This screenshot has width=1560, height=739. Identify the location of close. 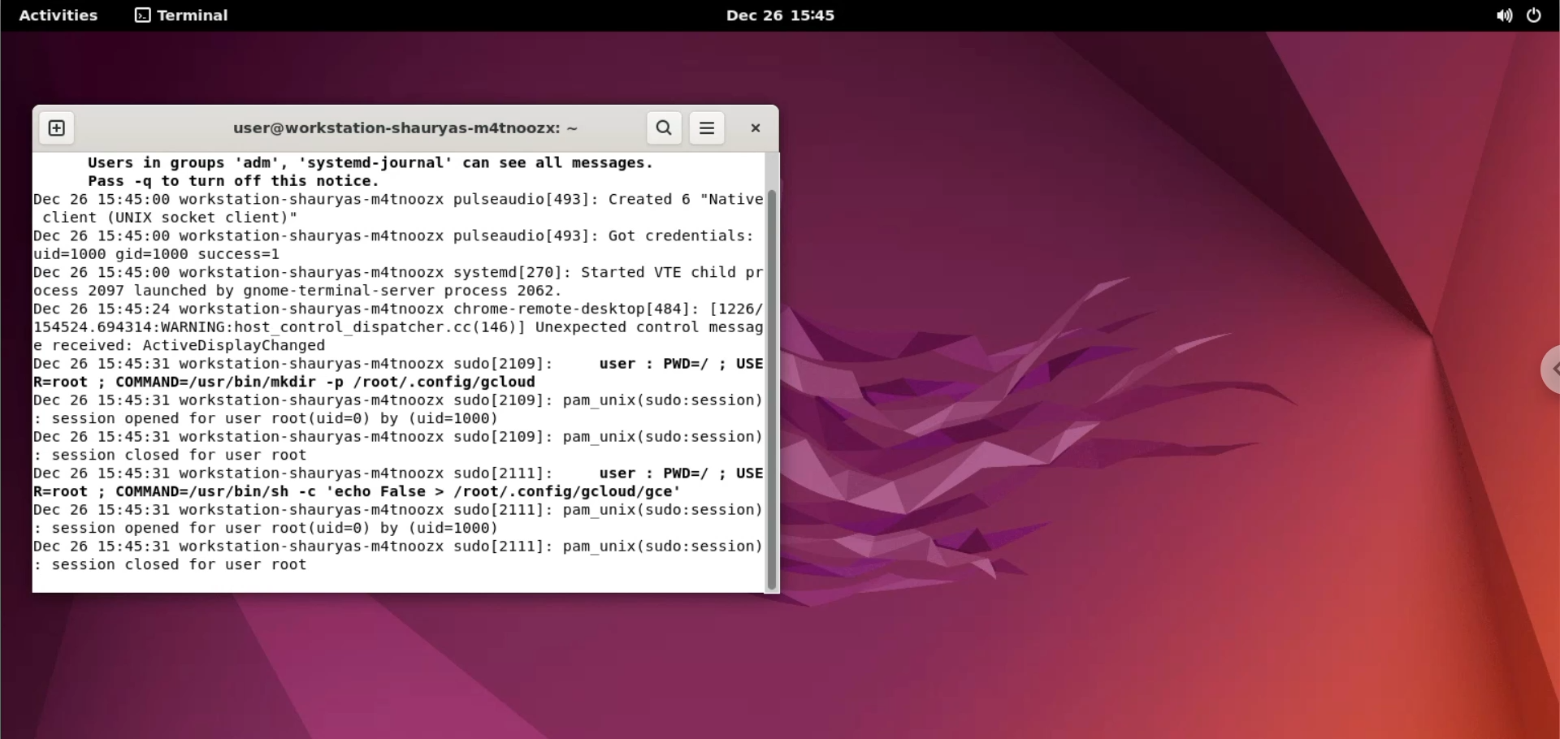
(754, 127).